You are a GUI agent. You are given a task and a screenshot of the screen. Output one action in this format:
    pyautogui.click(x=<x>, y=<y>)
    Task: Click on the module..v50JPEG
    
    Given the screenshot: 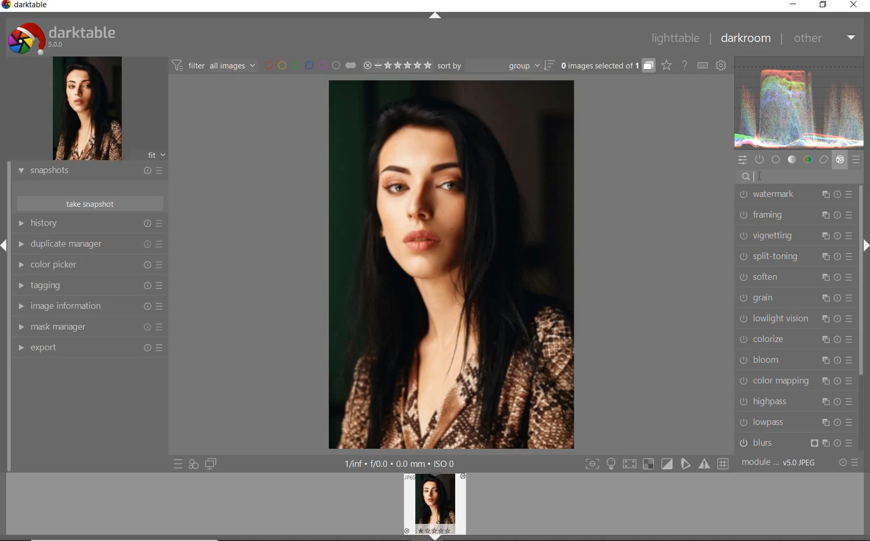 What is the action you would take?
    pyautogui.click(x=779, y=462)
    